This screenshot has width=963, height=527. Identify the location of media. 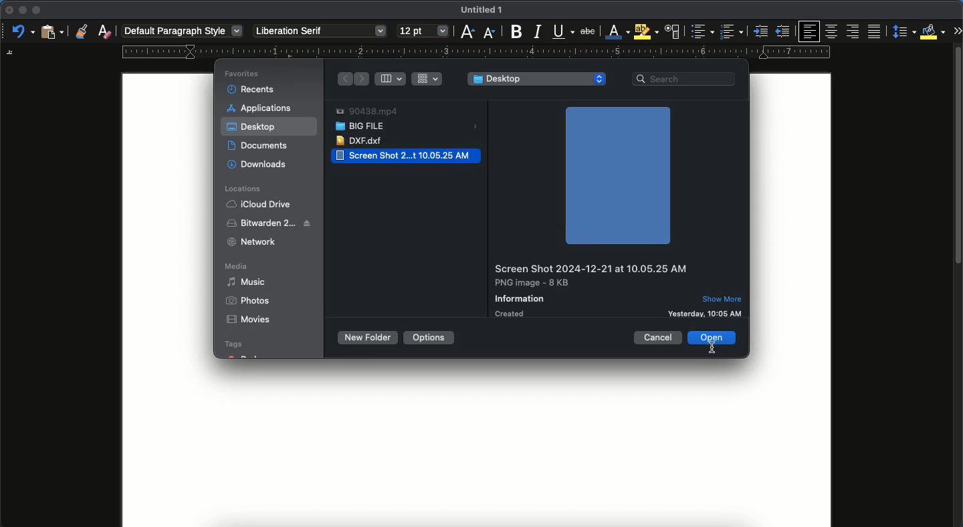
(239, 268).